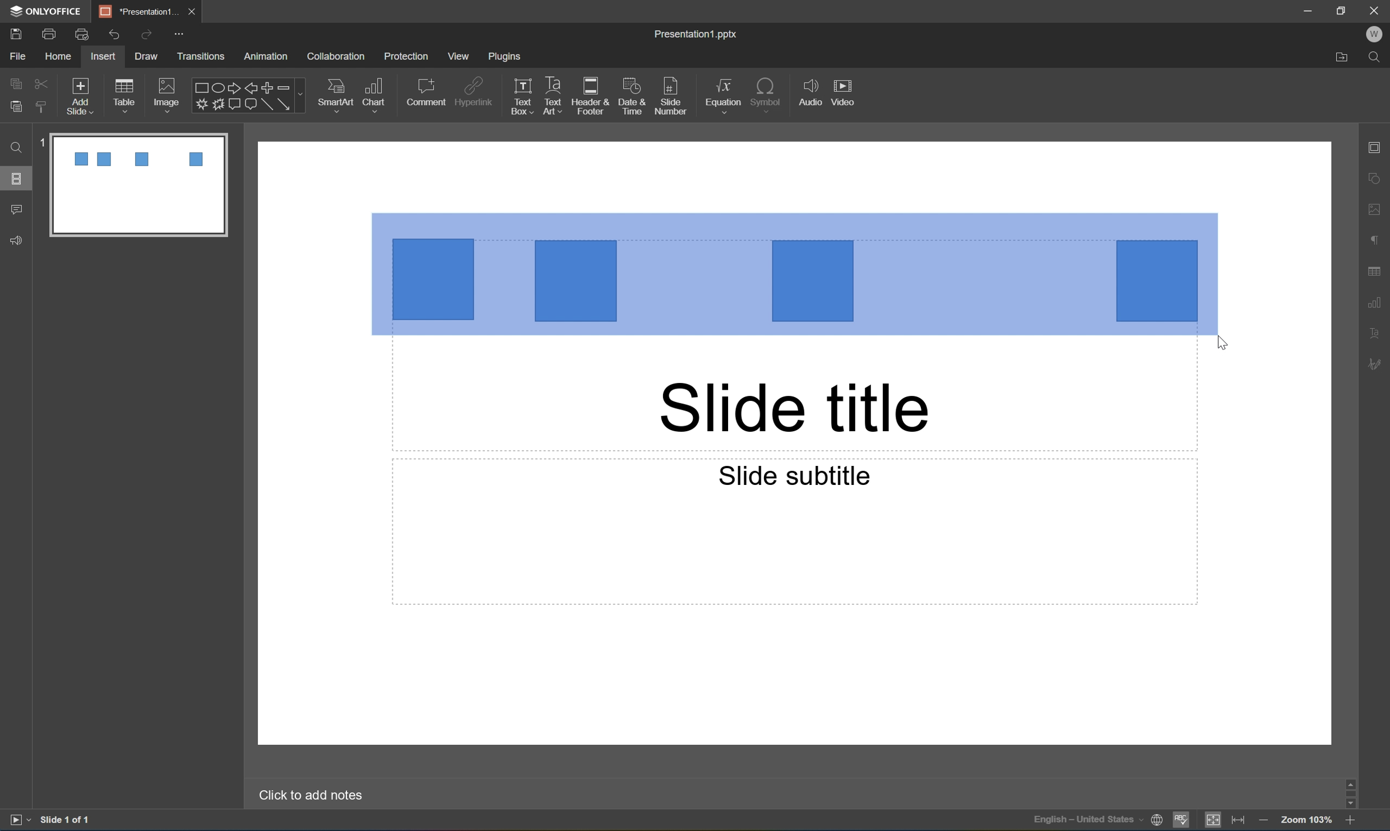 Image resolution: width=1390 pixels, height=831 pixels. Describe the element at coordinates (1379, 211) in the screenshot. I see `image settings` at that location.